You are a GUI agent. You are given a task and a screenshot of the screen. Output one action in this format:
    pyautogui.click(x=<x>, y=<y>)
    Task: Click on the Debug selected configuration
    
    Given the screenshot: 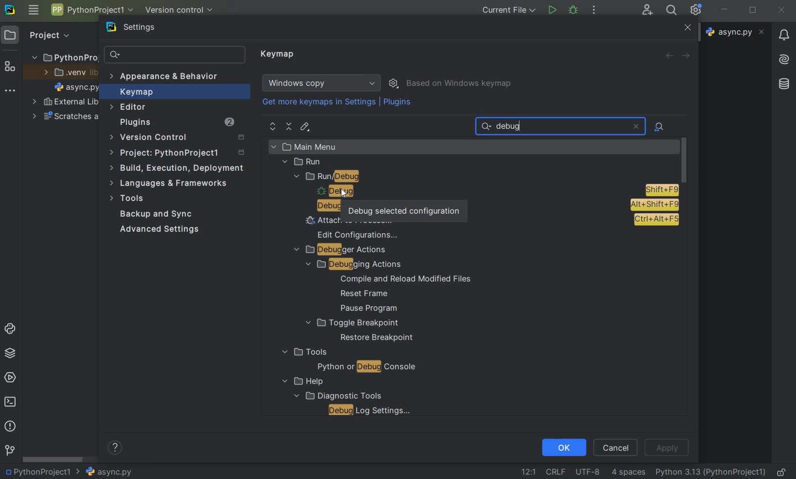 What is the action you would take?
    pyautogui.click(x=403, y=208)
    